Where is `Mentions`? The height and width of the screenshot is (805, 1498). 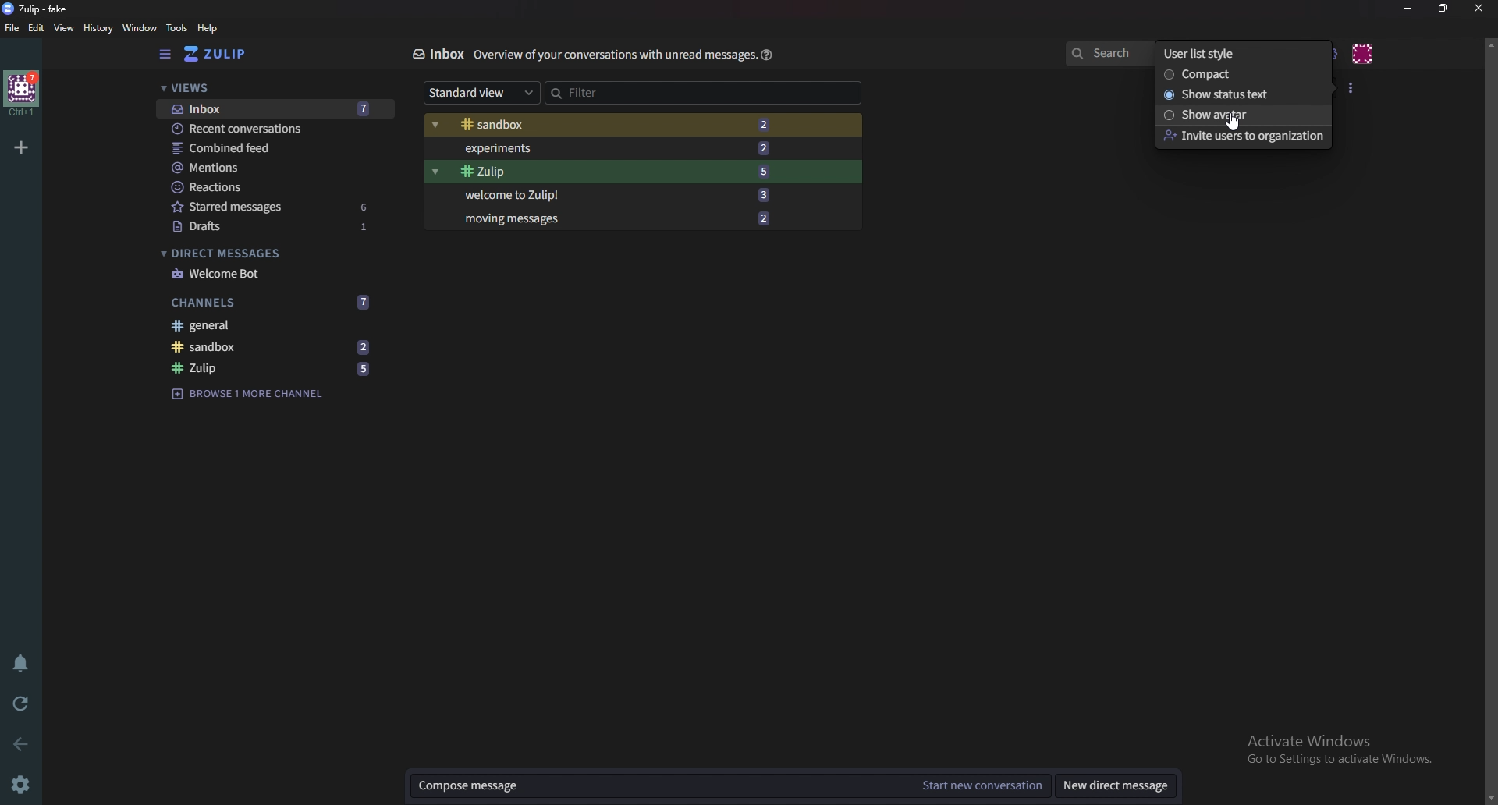 Mentions is located at coordinates (277, 167).